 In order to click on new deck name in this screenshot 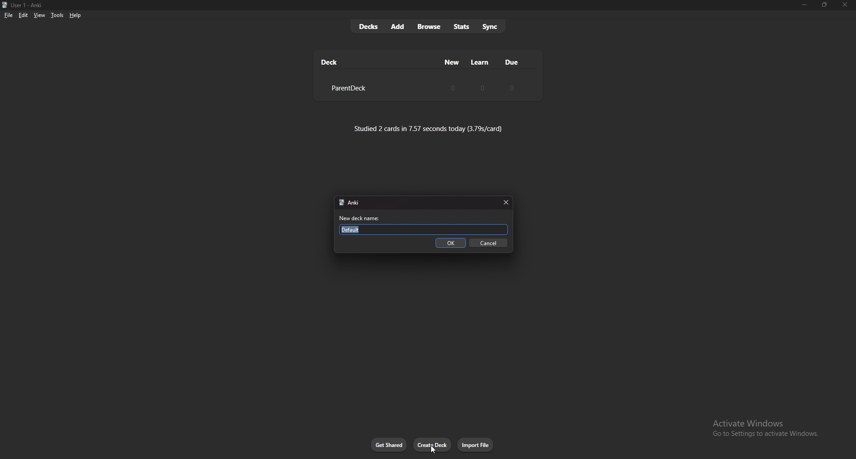, I will do `click(362, 218)`.